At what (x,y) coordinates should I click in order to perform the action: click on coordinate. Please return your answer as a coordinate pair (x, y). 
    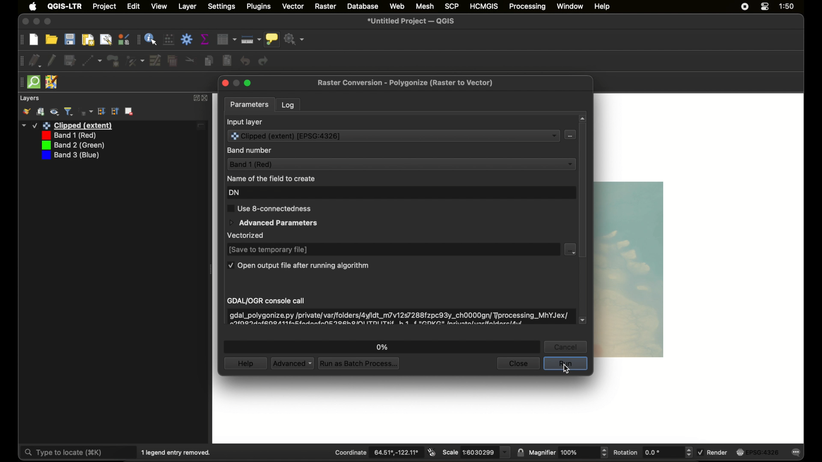
    Looking at the image, I should click on (378, 453).